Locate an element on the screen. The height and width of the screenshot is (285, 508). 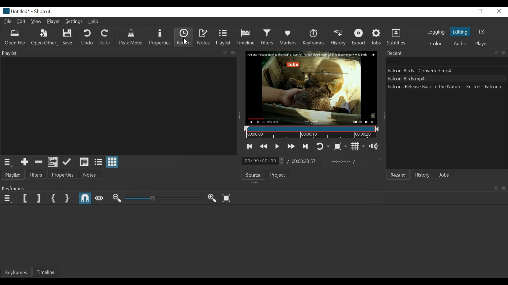
/00:00:23:57(Total Duration) is located at coordinates (302, 161).